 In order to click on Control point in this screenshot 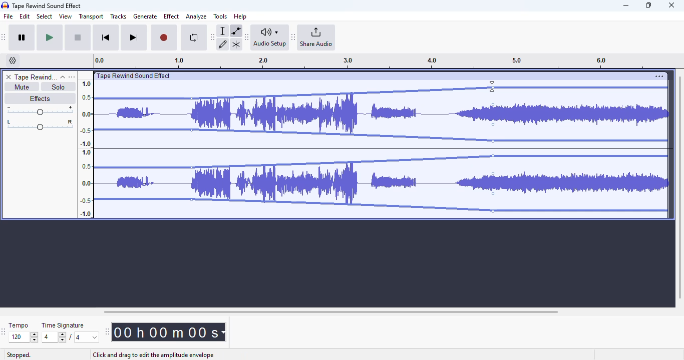, I will do `click(493, 194)`.